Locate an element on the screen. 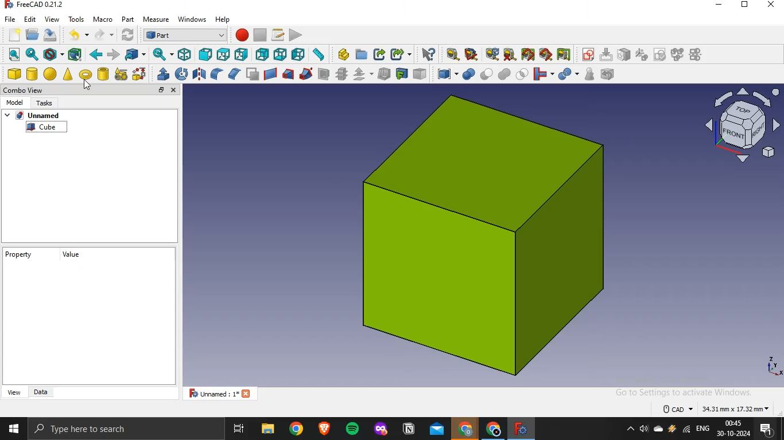 The width and height of the screenshot is (784, 440). clear all is located at coordinates (510, 54).